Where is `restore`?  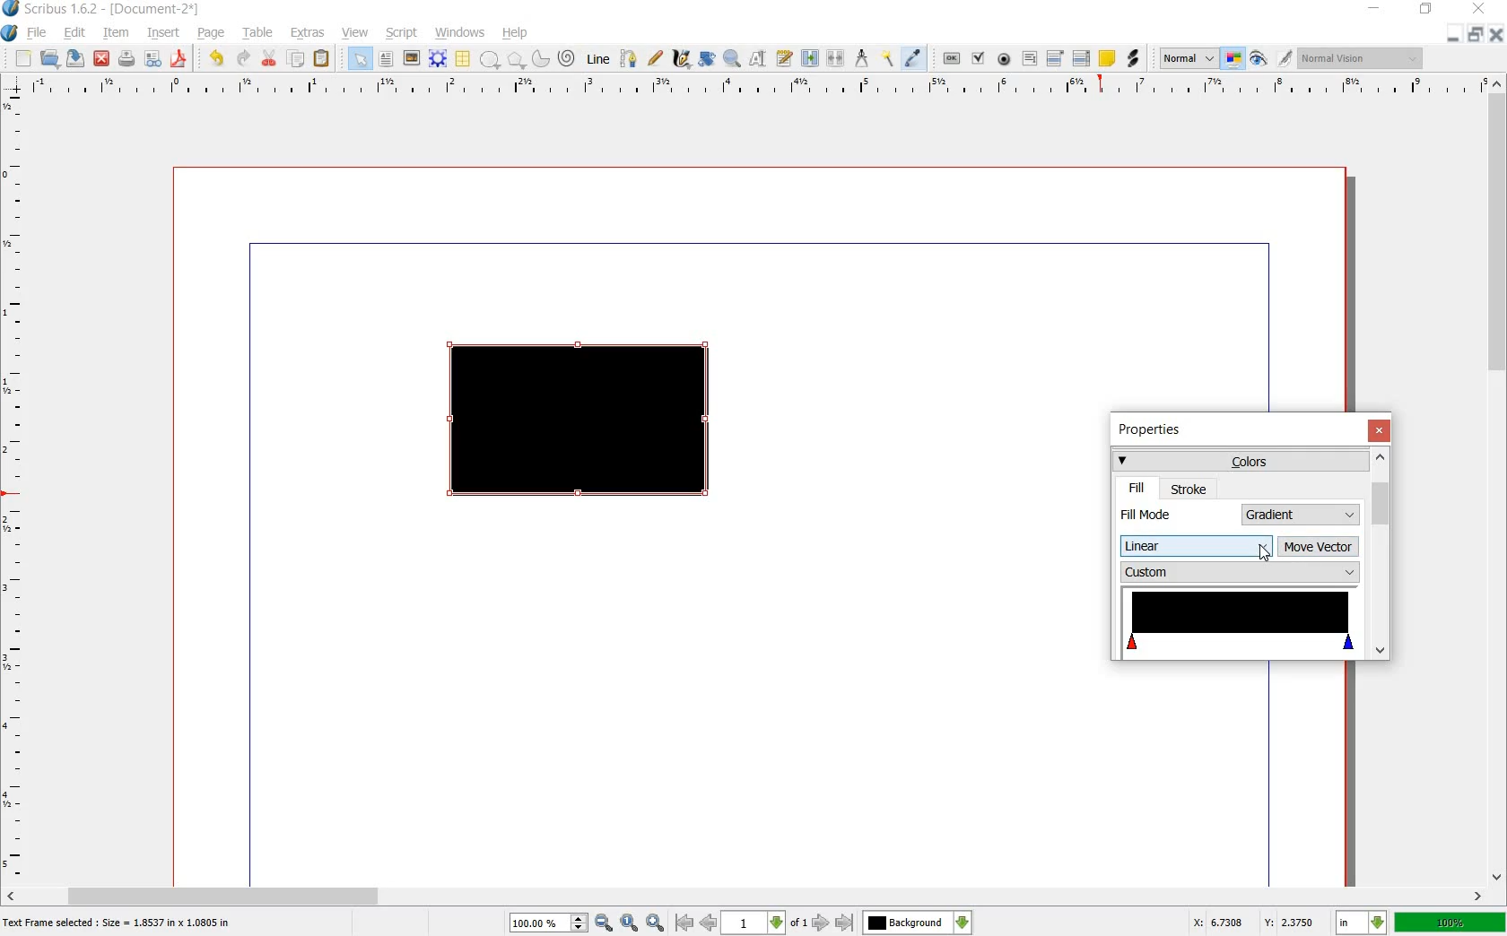
restore is located at coordinates (1426, 12).